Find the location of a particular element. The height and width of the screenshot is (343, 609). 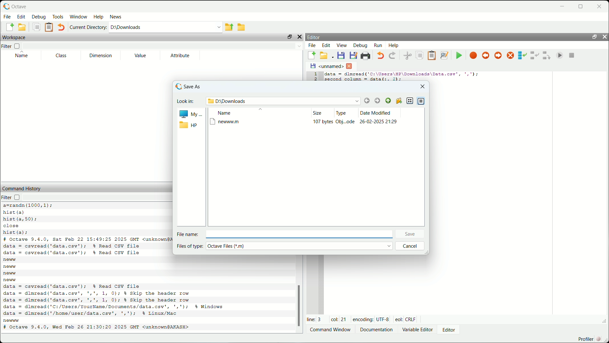

save file is located at coordinates (342, 57).